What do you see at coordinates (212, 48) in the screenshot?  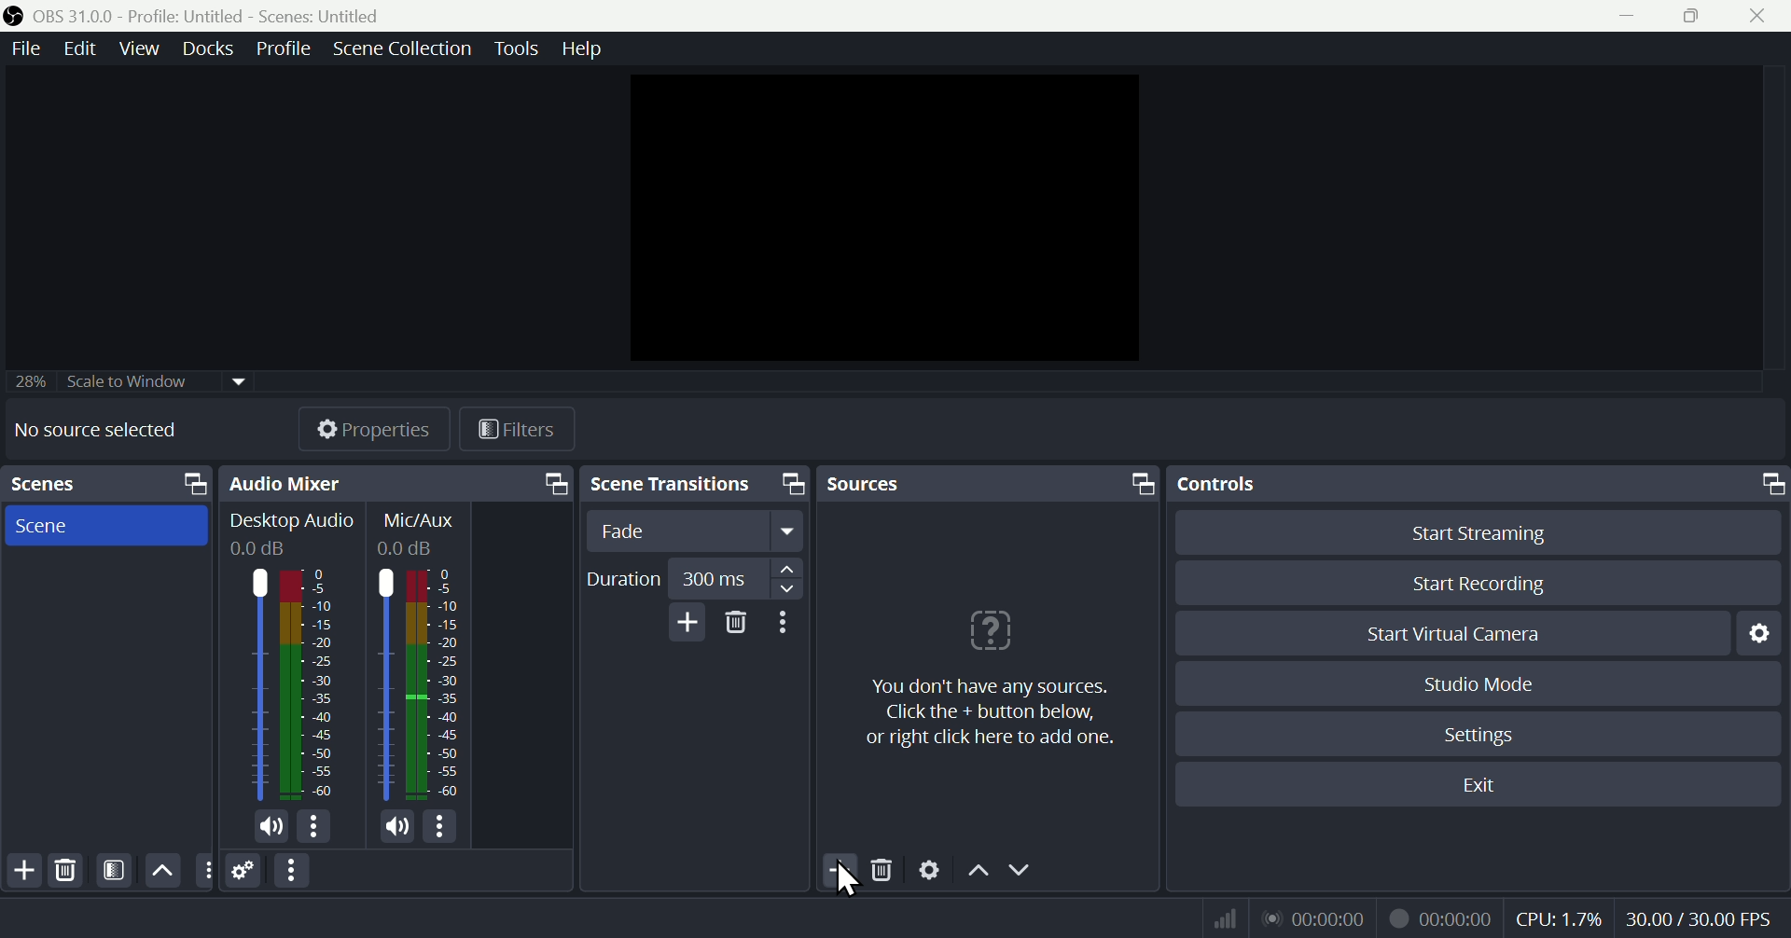 I see `Docks` at bounding box center [212, 48].